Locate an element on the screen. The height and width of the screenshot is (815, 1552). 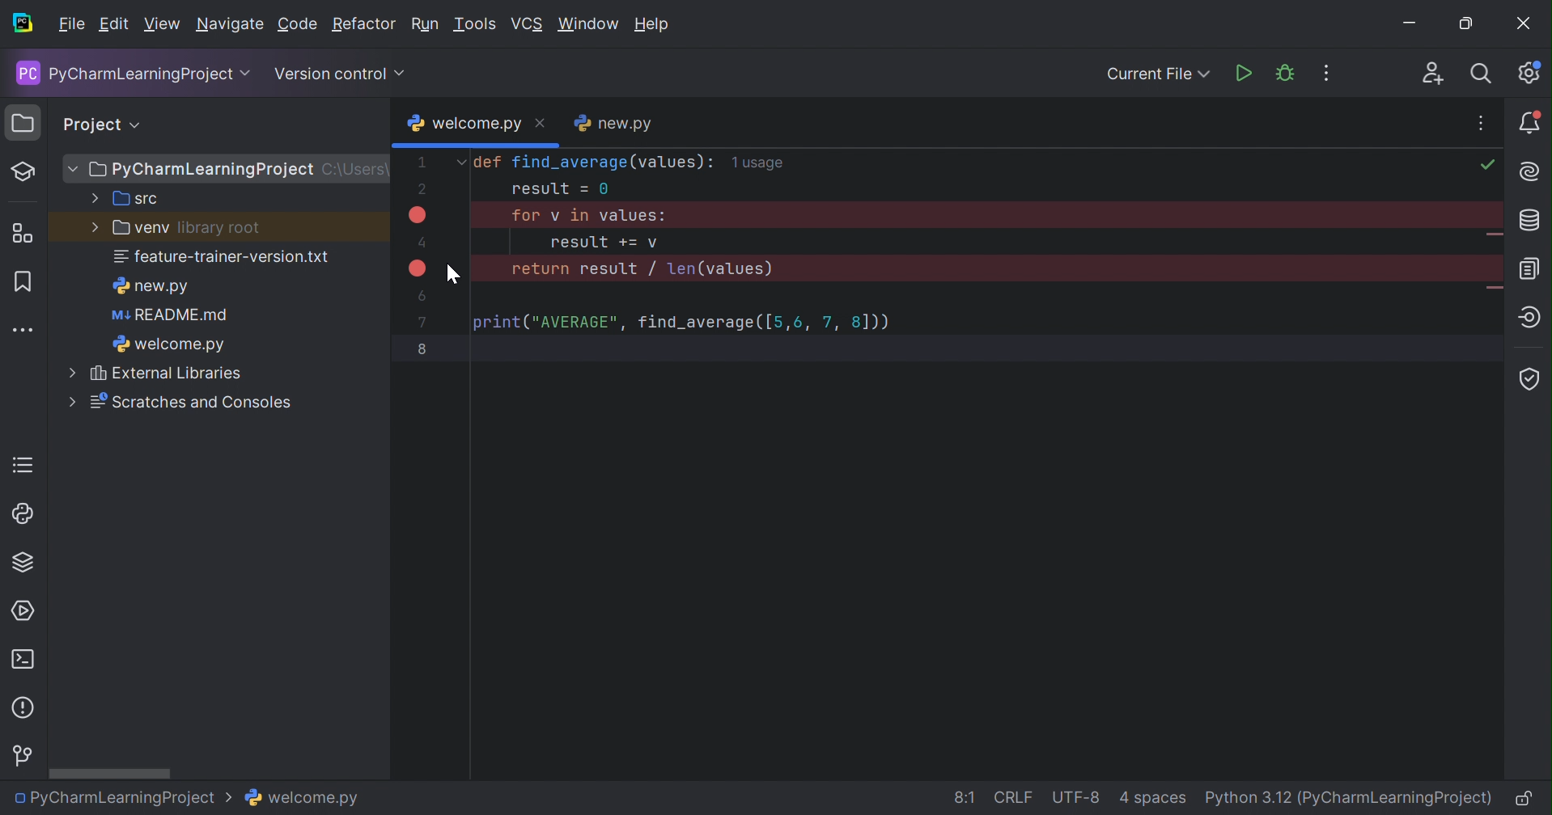
welcome.py is located at coordinates (172, 344).